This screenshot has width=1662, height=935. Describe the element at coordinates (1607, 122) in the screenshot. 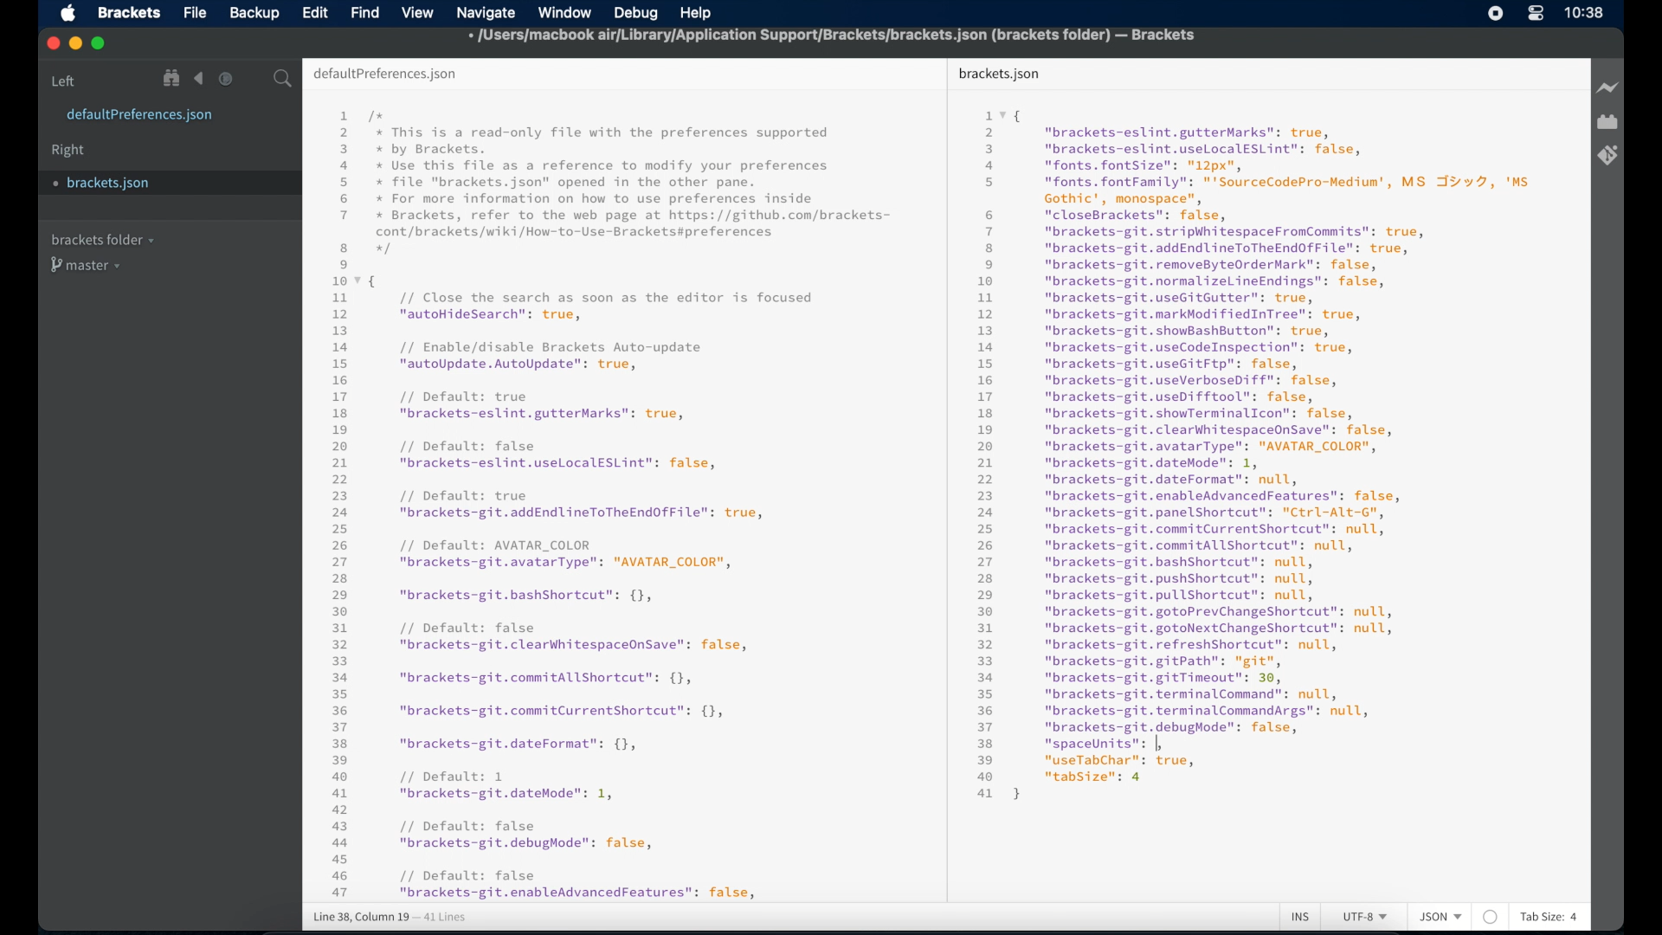

I see `extension manager` at that location.